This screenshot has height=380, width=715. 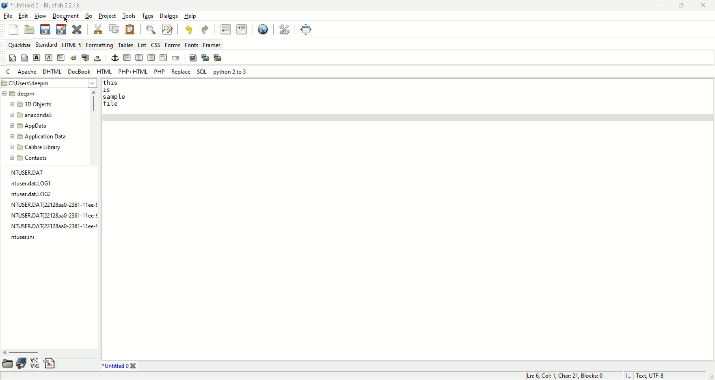 I want to click on charmap, so click(x=34, y=363).